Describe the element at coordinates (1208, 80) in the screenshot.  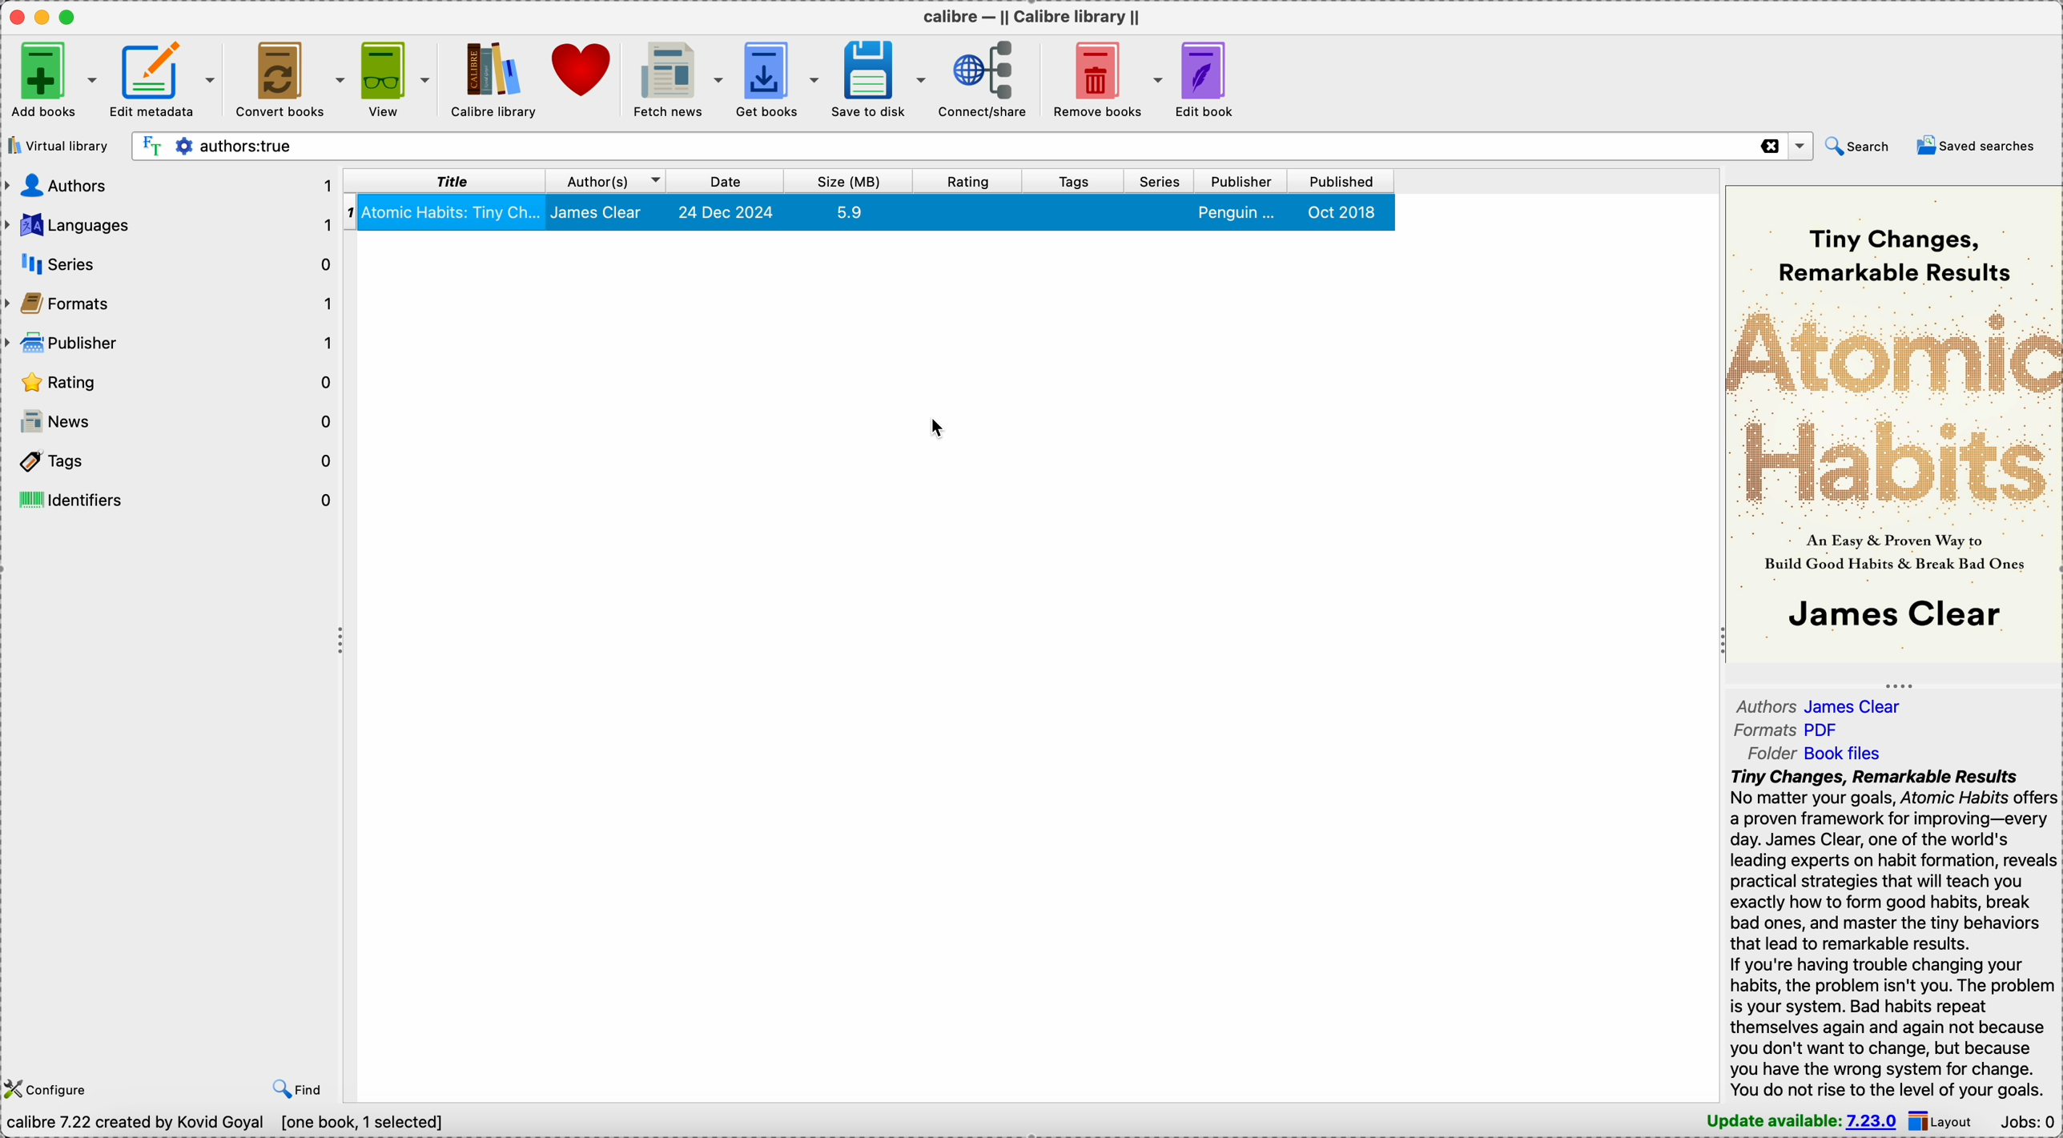
I see `edit book` at that location.